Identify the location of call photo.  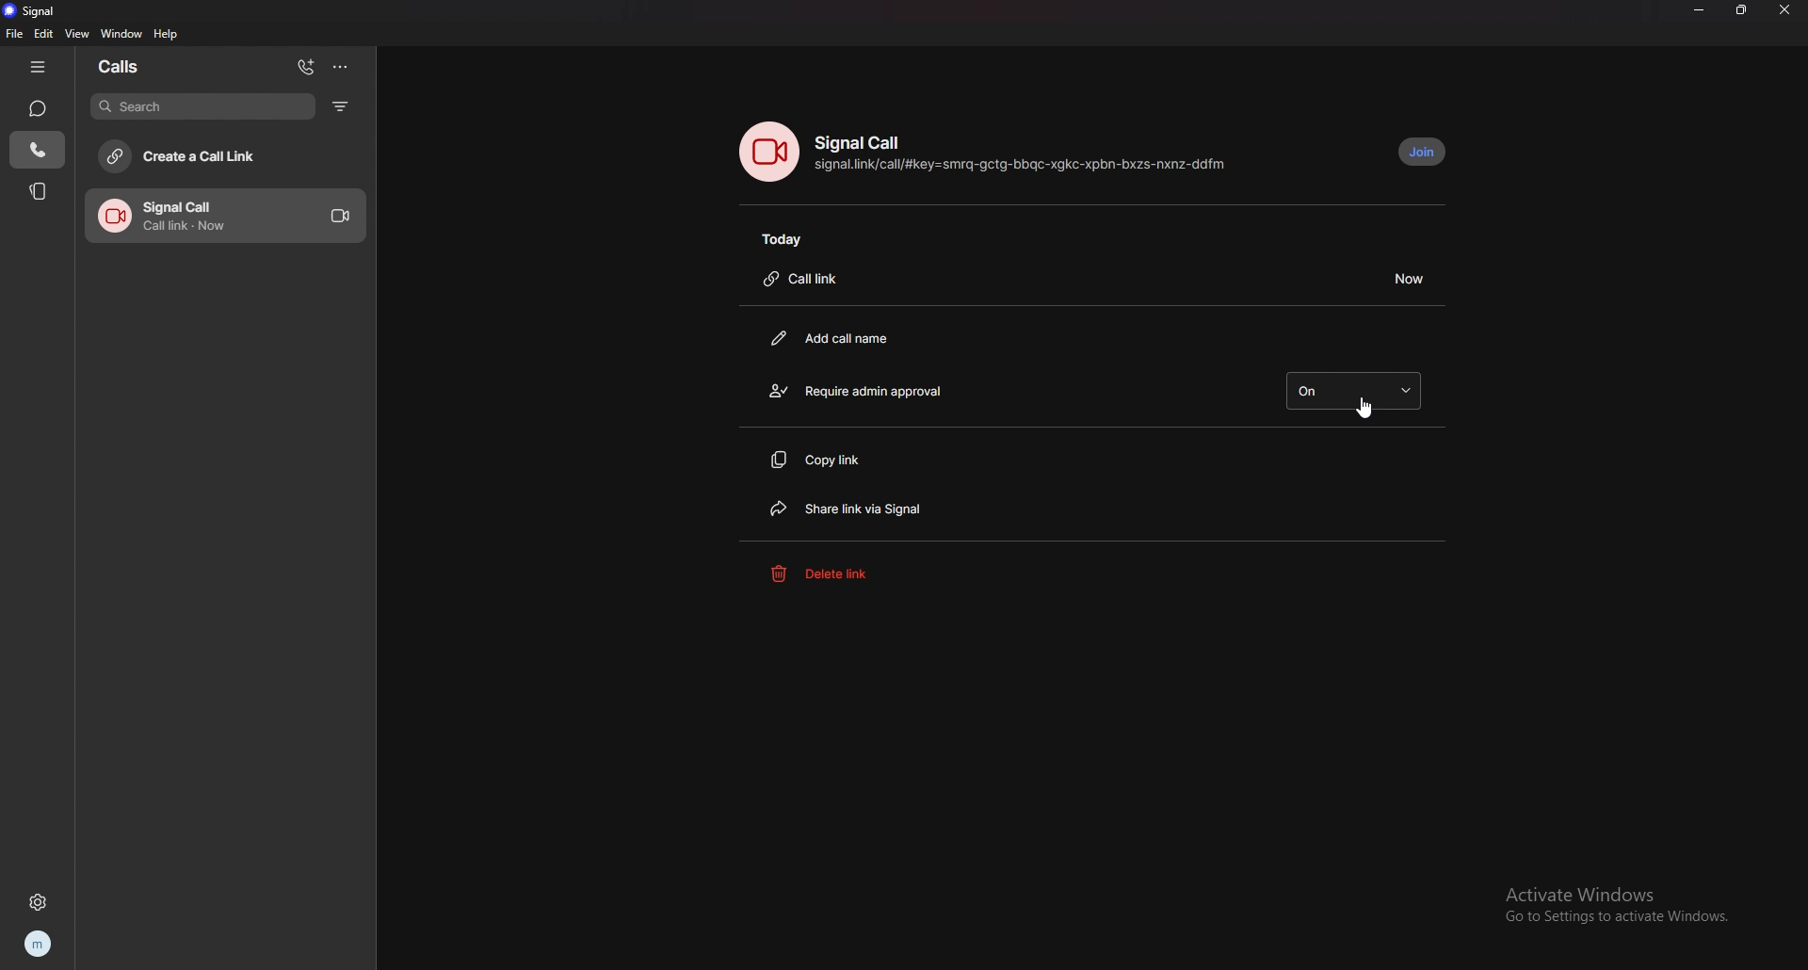
(771, 151).